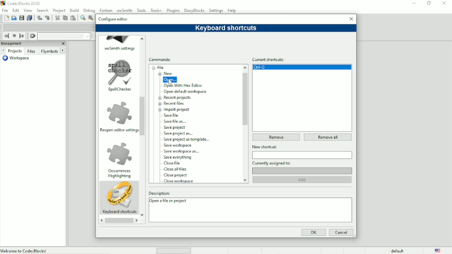 The image size is (452, 254). What do you see at coordinates (106, 10) in the screenshot?
I see `Fortran` at bounding box center [106, 10].